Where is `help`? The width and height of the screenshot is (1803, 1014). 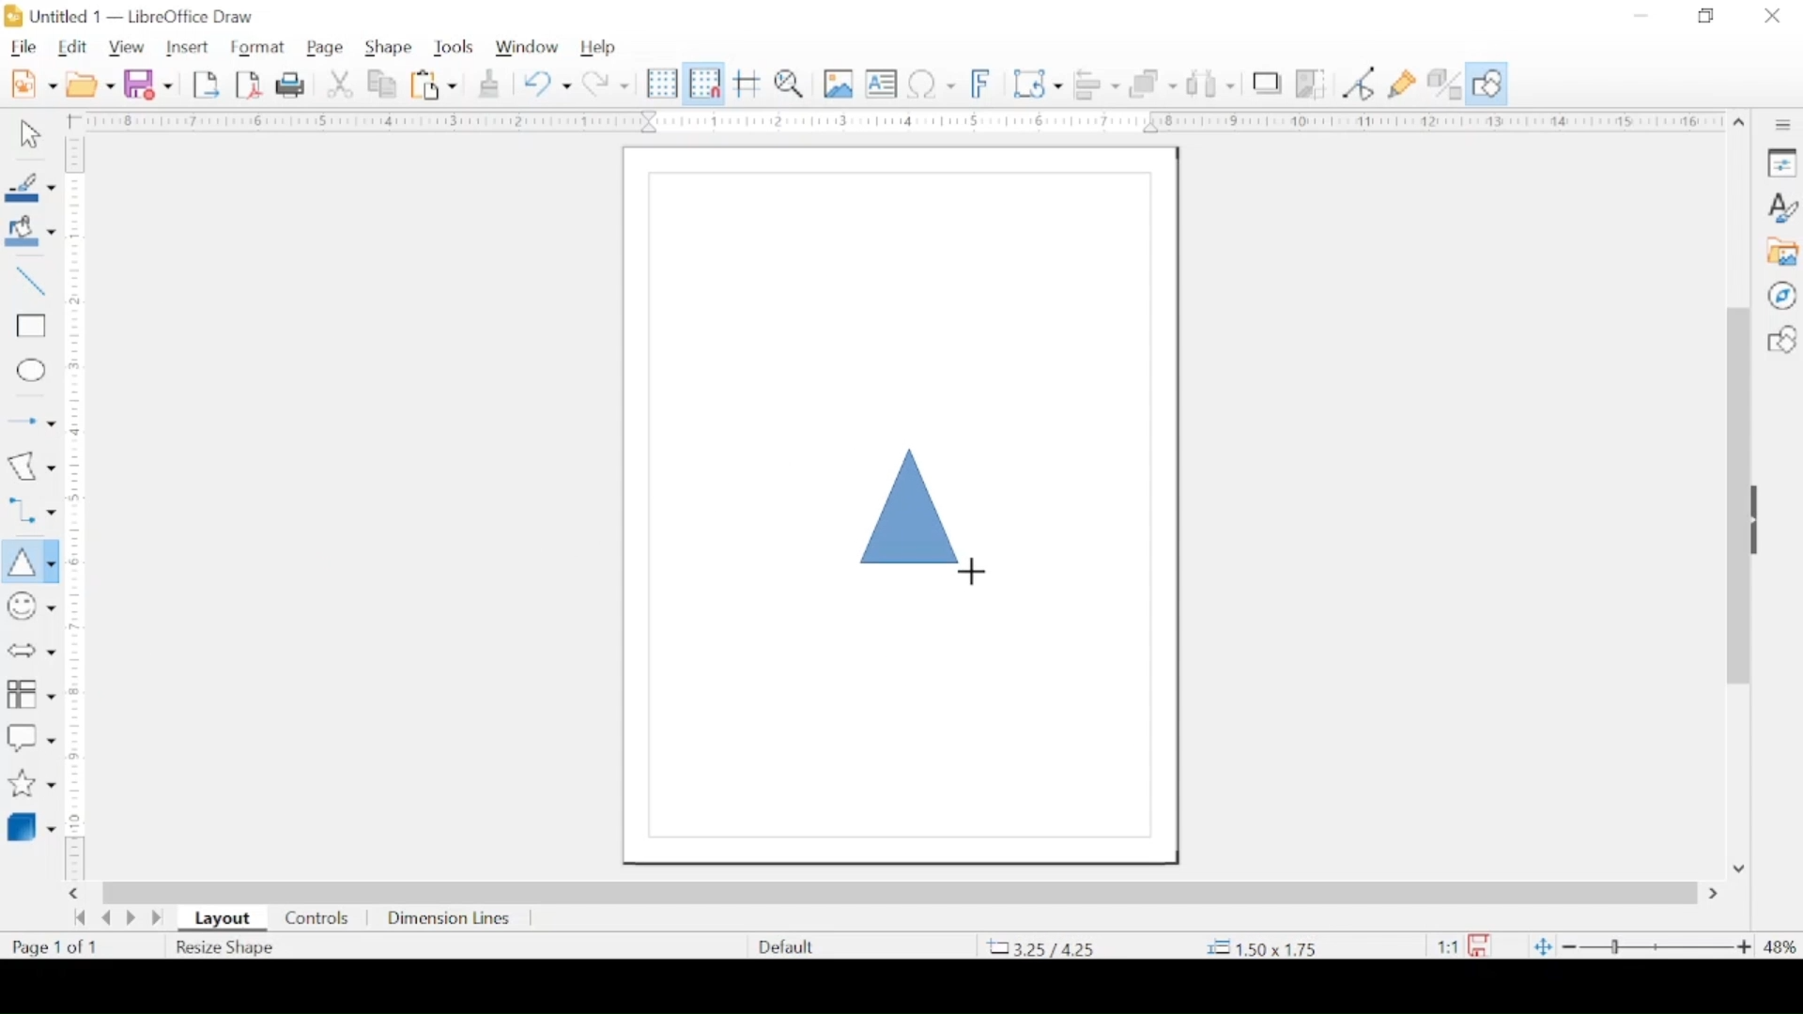
help is located at coordinates (600, 48).